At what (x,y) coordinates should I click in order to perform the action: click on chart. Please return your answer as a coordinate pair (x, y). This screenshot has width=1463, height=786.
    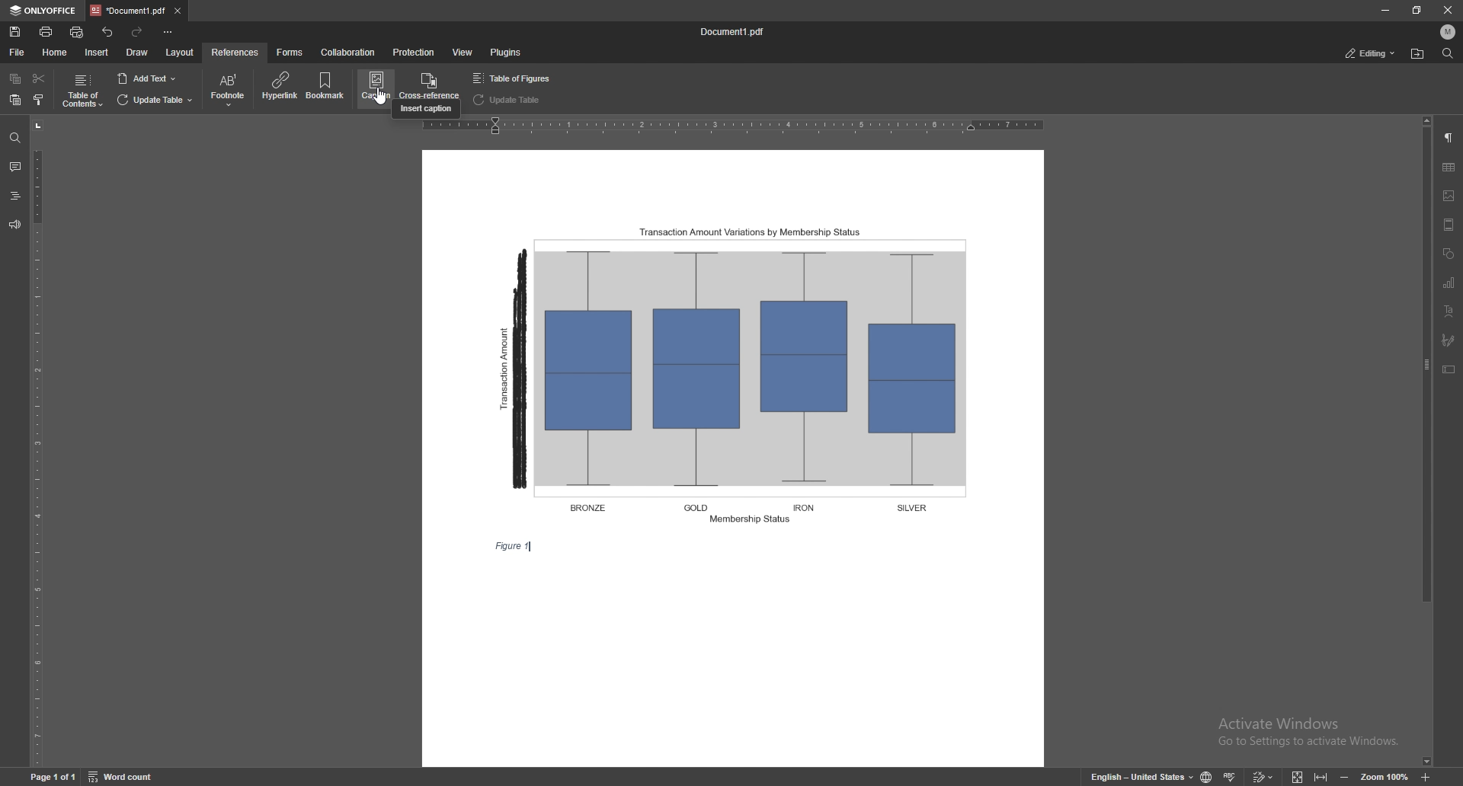
    Looking at the image, I should click on (1450, 282).